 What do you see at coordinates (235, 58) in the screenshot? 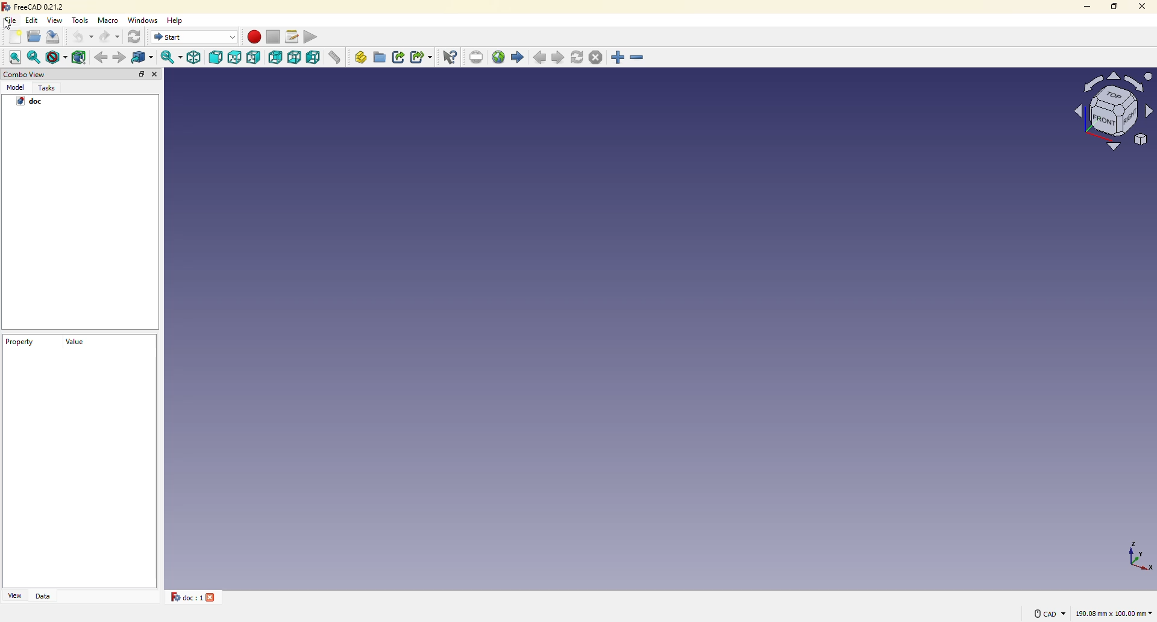
I see `top` at bounding box center [235, 58].